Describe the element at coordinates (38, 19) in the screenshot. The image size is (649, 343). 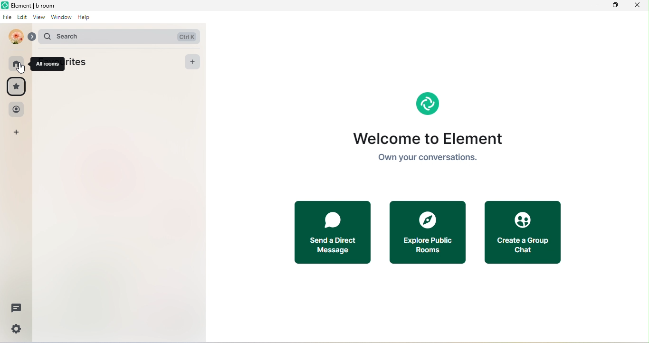
I see `view` at that location.